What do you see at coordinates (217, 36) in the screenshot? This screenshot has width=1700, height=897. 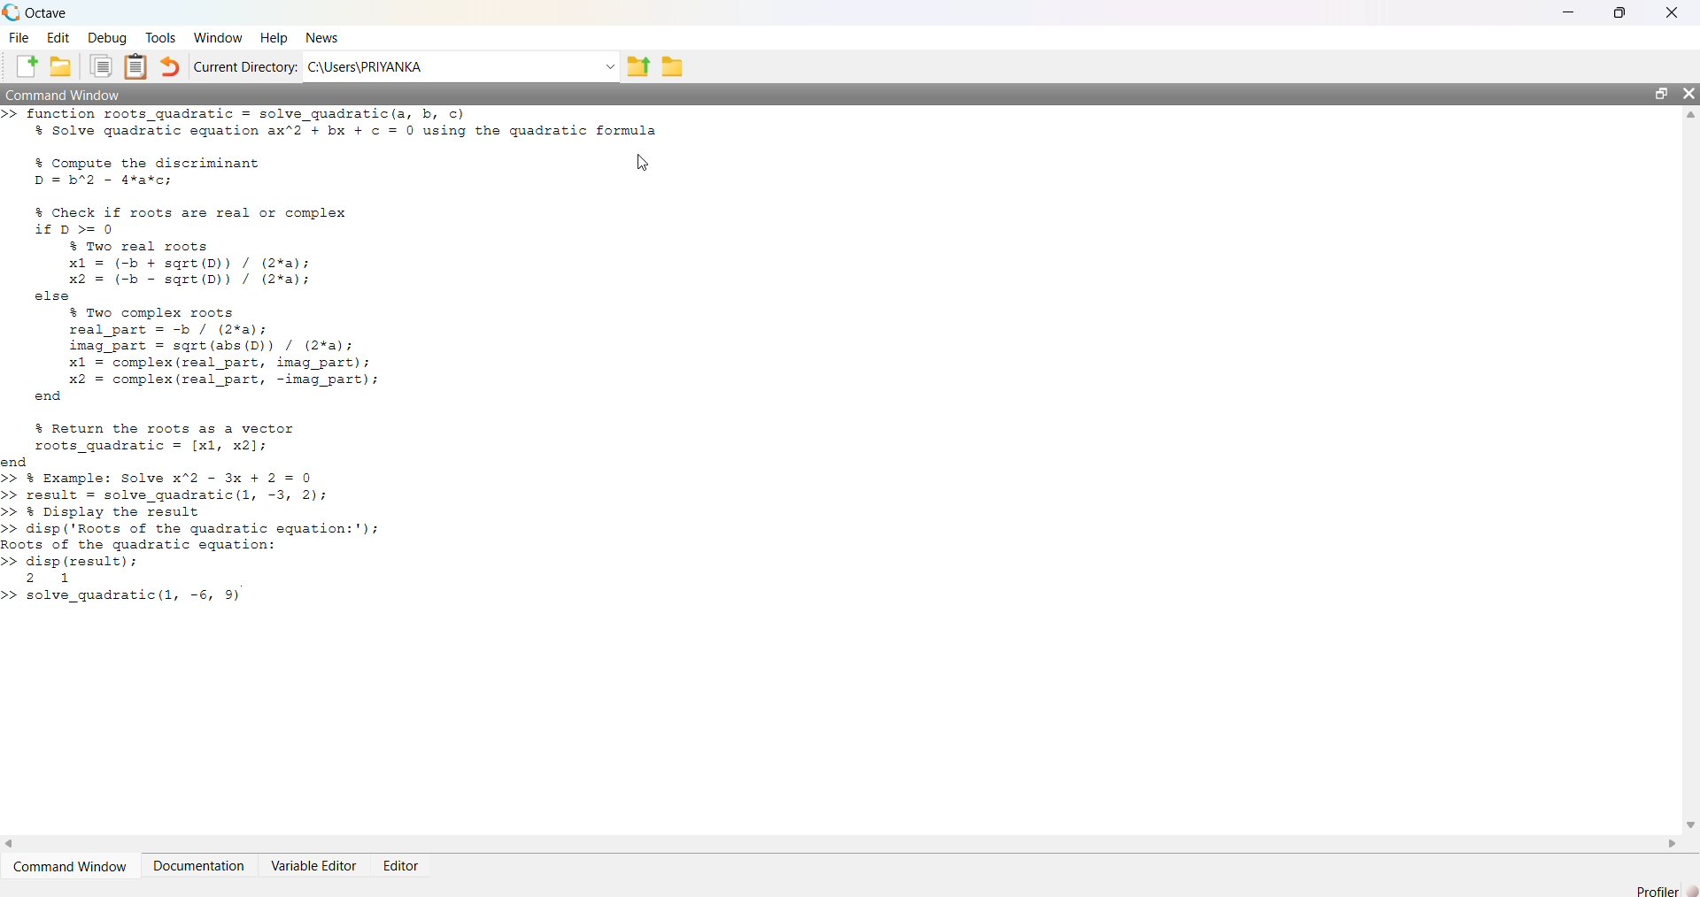 I see `Window` at bounding box center [217, 36].